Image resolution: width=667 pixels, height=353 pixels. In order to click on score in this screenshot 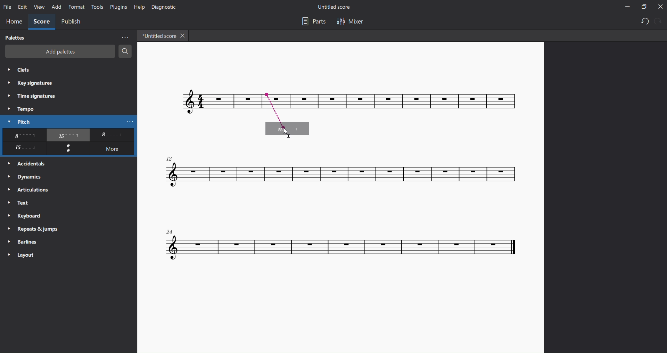, I will do `click(186, 104)`.